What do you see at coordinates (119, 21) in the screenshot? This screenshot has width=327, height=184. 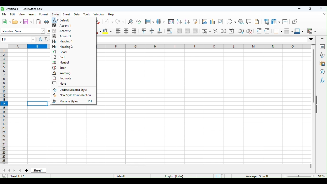 I see `redo red` at bounding box center [119, 21].